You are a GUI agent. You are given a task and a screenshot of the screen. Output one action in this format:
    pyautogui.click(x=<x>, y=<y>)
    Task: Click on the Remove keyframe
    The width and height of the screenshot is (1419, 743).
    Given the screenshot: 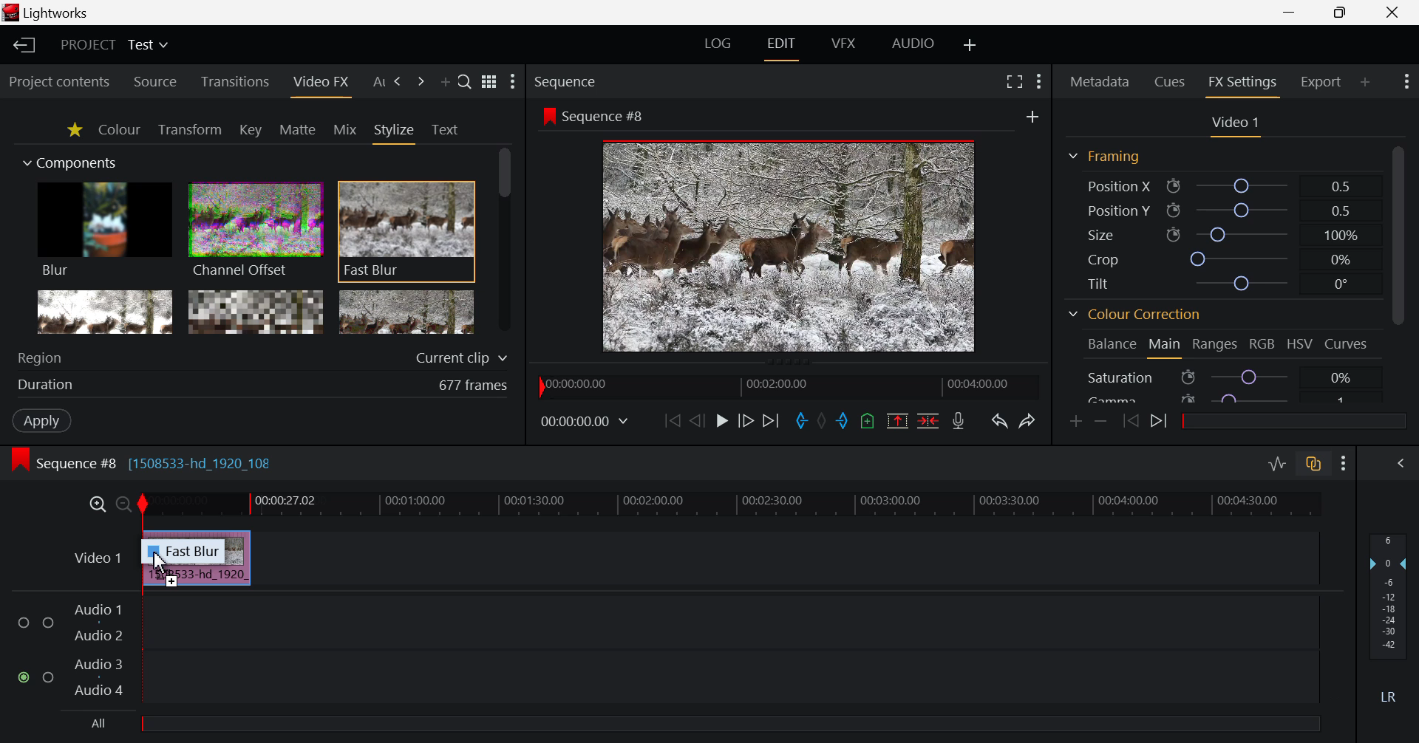 What is the action you would take?
    pyautogui.click(x=1100, y=424)
    